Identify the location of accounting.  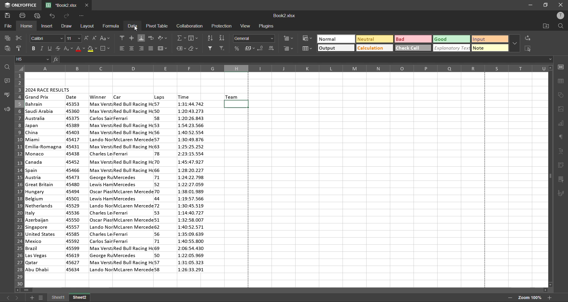
(249, 49).